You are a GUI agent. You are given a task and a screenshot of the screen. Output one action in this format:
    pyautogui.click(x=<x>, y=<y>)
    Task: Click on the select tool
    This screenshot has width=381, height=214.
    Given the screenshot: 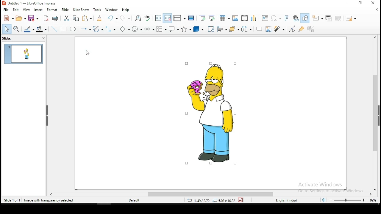 What is the action you would take?
    pyautogui.click(x=7, y=29)
    